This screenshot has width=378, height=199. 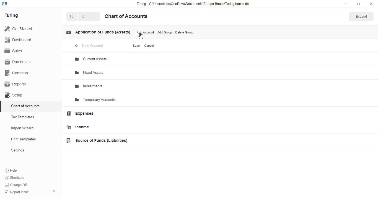 I want to click on current assets, so click(x=91, y=59).